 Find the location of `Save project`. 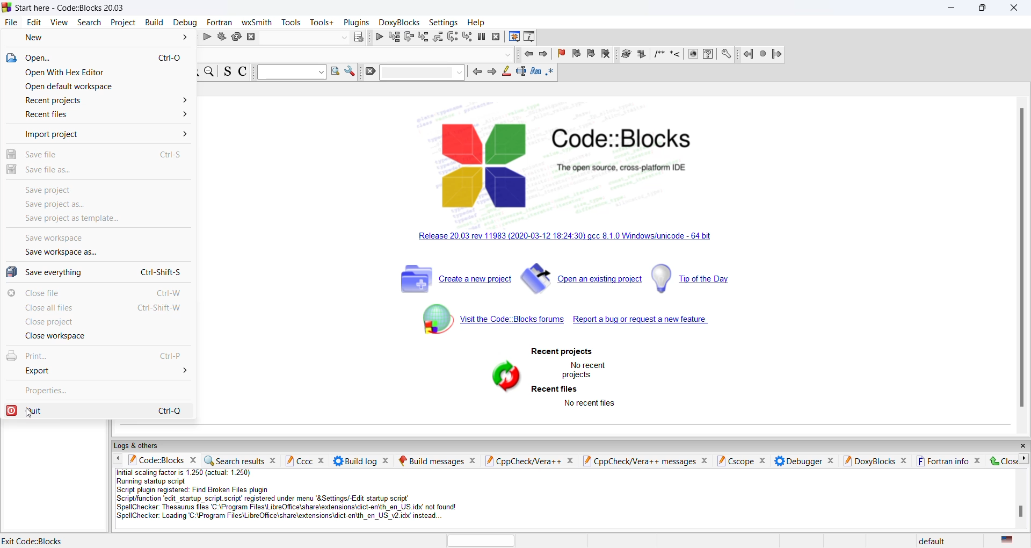

Save project is located at coordinates (50, 190).